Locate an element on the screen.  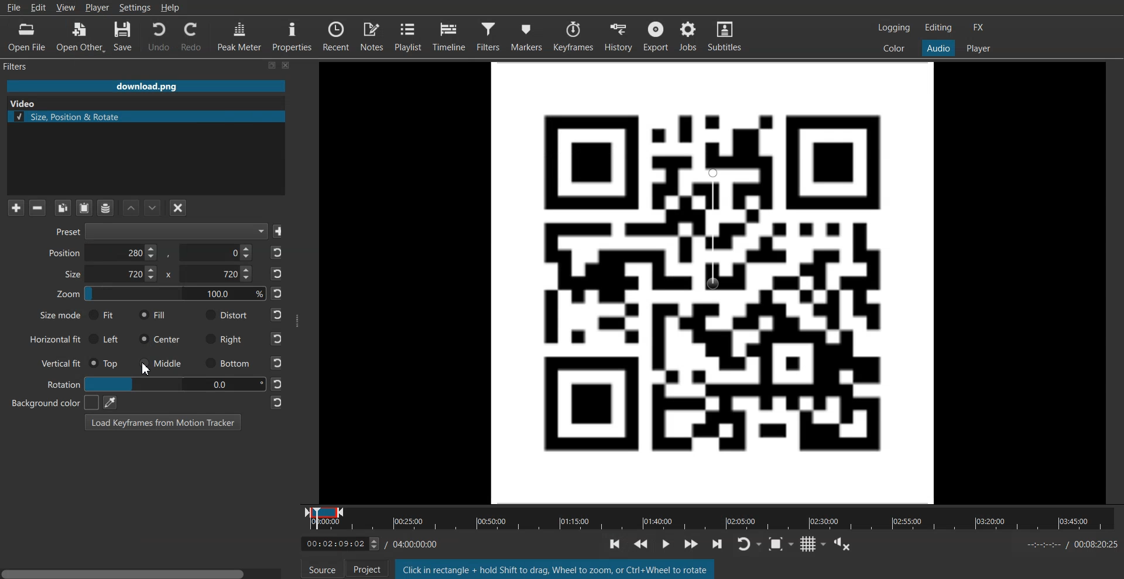
Rotation Adjuster is located at coordinates (62, 383).